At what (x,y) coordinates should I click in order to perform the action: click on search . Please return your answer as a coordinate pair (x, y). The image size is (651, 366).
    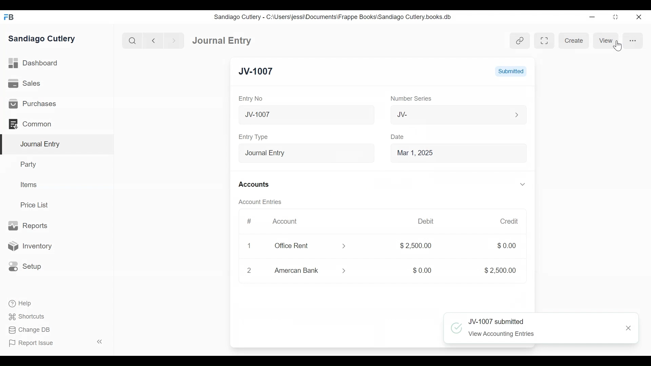
    Looking at the image, I should click on (131, 39).